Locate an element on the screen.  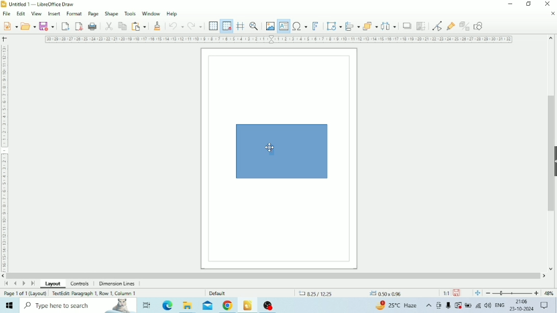
Fit page to current window is located at coordinates (477, 293).